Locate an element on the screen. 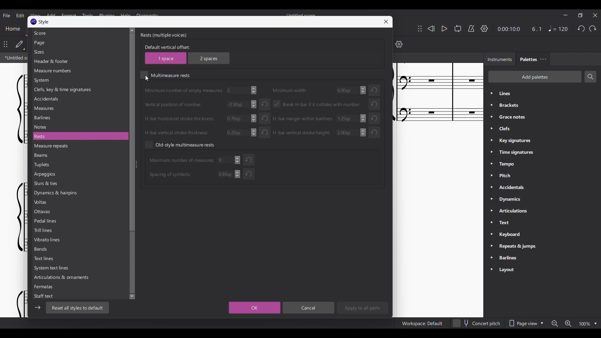  Home section is located at coordinates (12, 29).